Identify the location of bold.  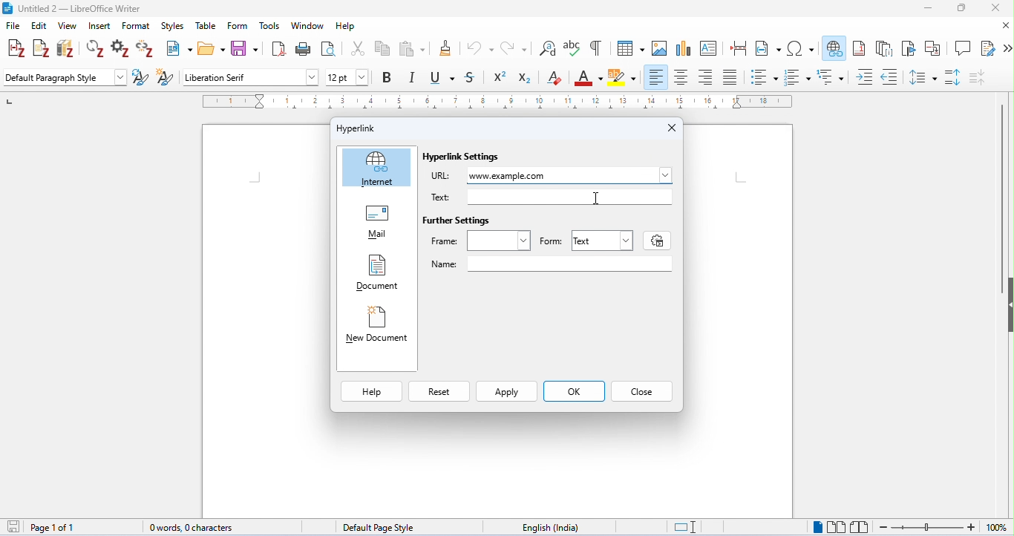
(387, 77).